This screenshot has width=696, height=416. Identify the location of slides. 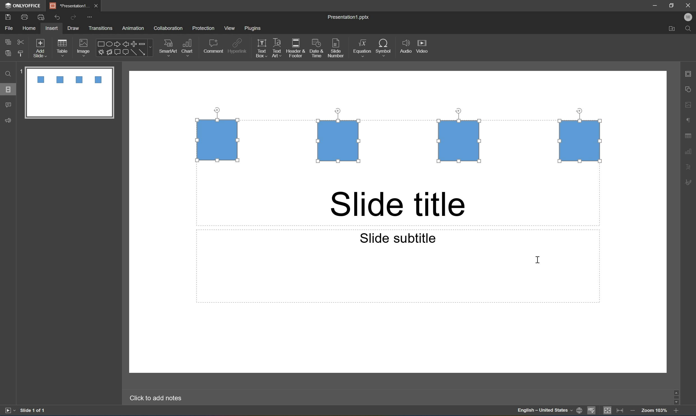
(10, 89).